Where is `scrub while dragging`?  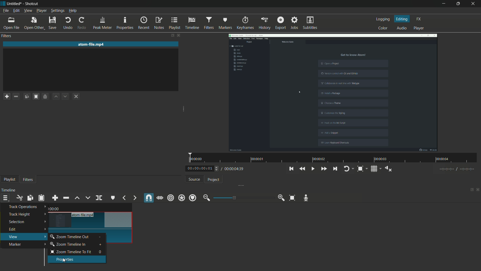
scrub while dragging is located at coordinates (160, 198).